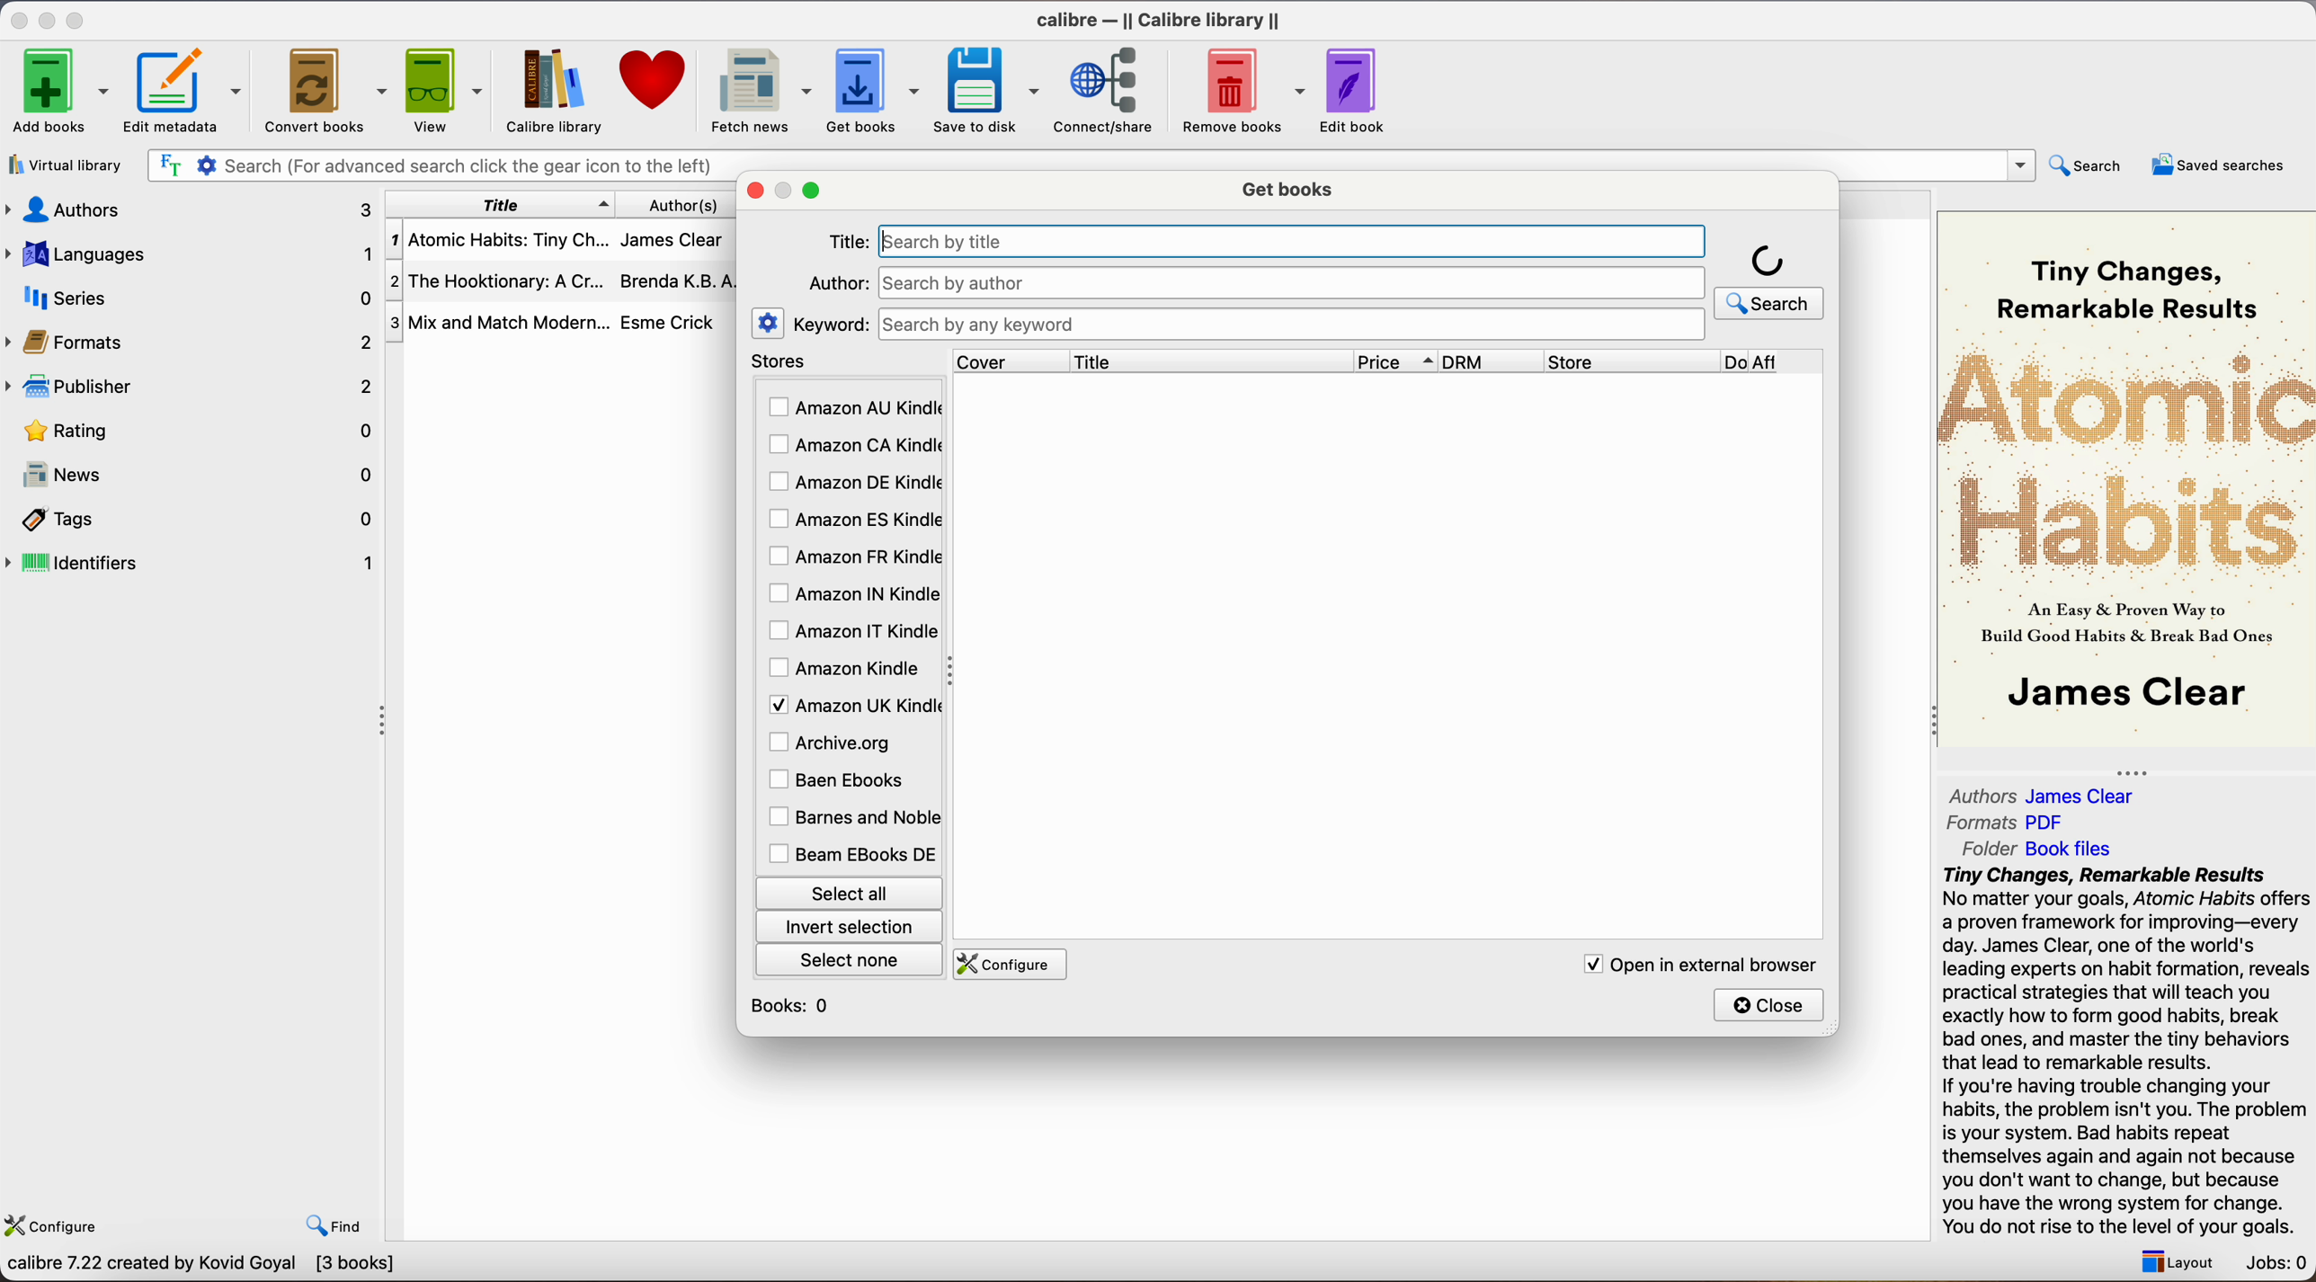 This screenshot has height=1282, width=2316. I want to click on search, so click(2089, 165).